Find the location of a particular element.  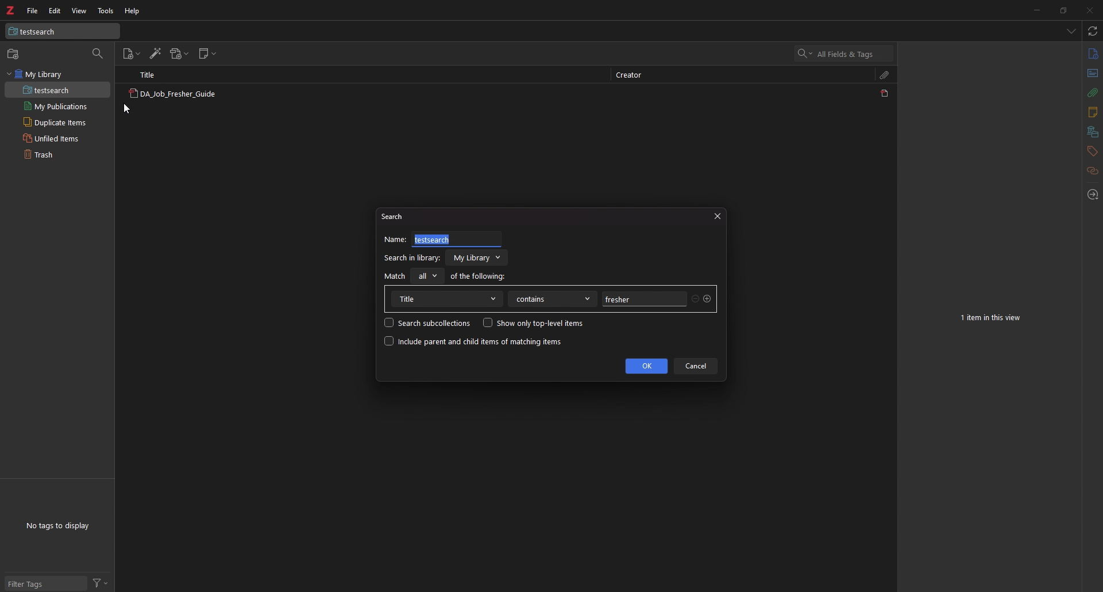

pdf is located at coordinates (886, 93).